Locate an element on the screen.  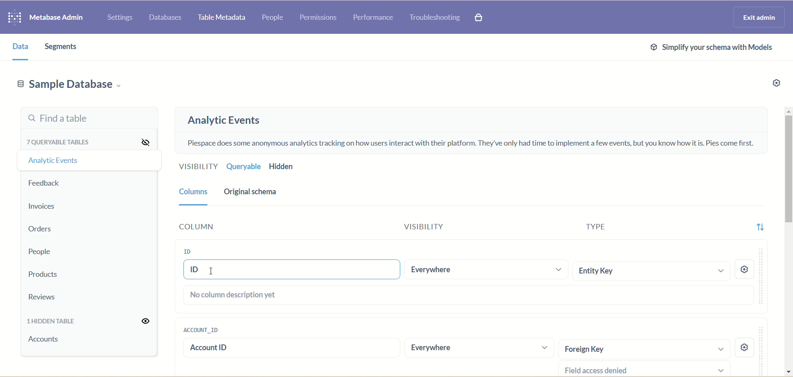
Troubleshooting is located at coordinates (437, 18).